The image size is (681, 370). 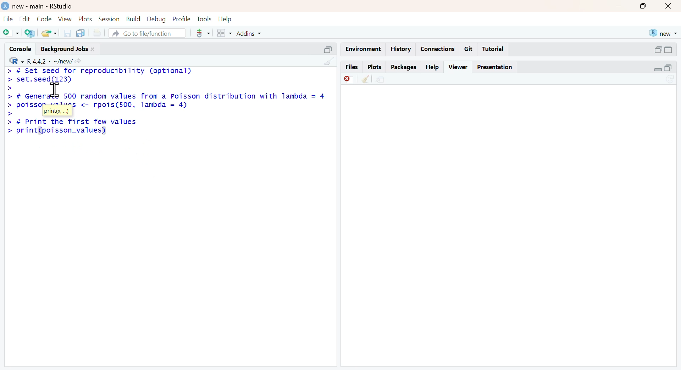 What do you see at coordinates (438, 49) in the screenshot?
I see `connections` at bounding box center [438, 49].